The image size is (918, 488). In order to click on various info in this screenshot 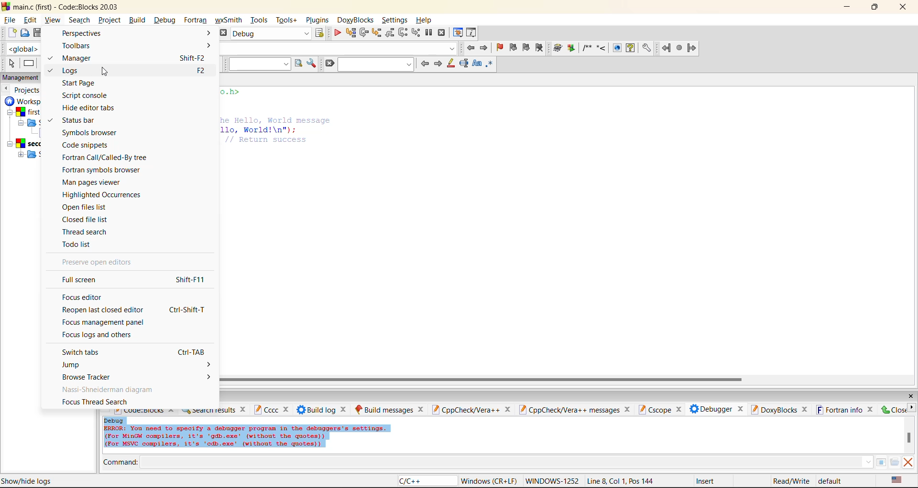, I will do `click(472, 33)`.